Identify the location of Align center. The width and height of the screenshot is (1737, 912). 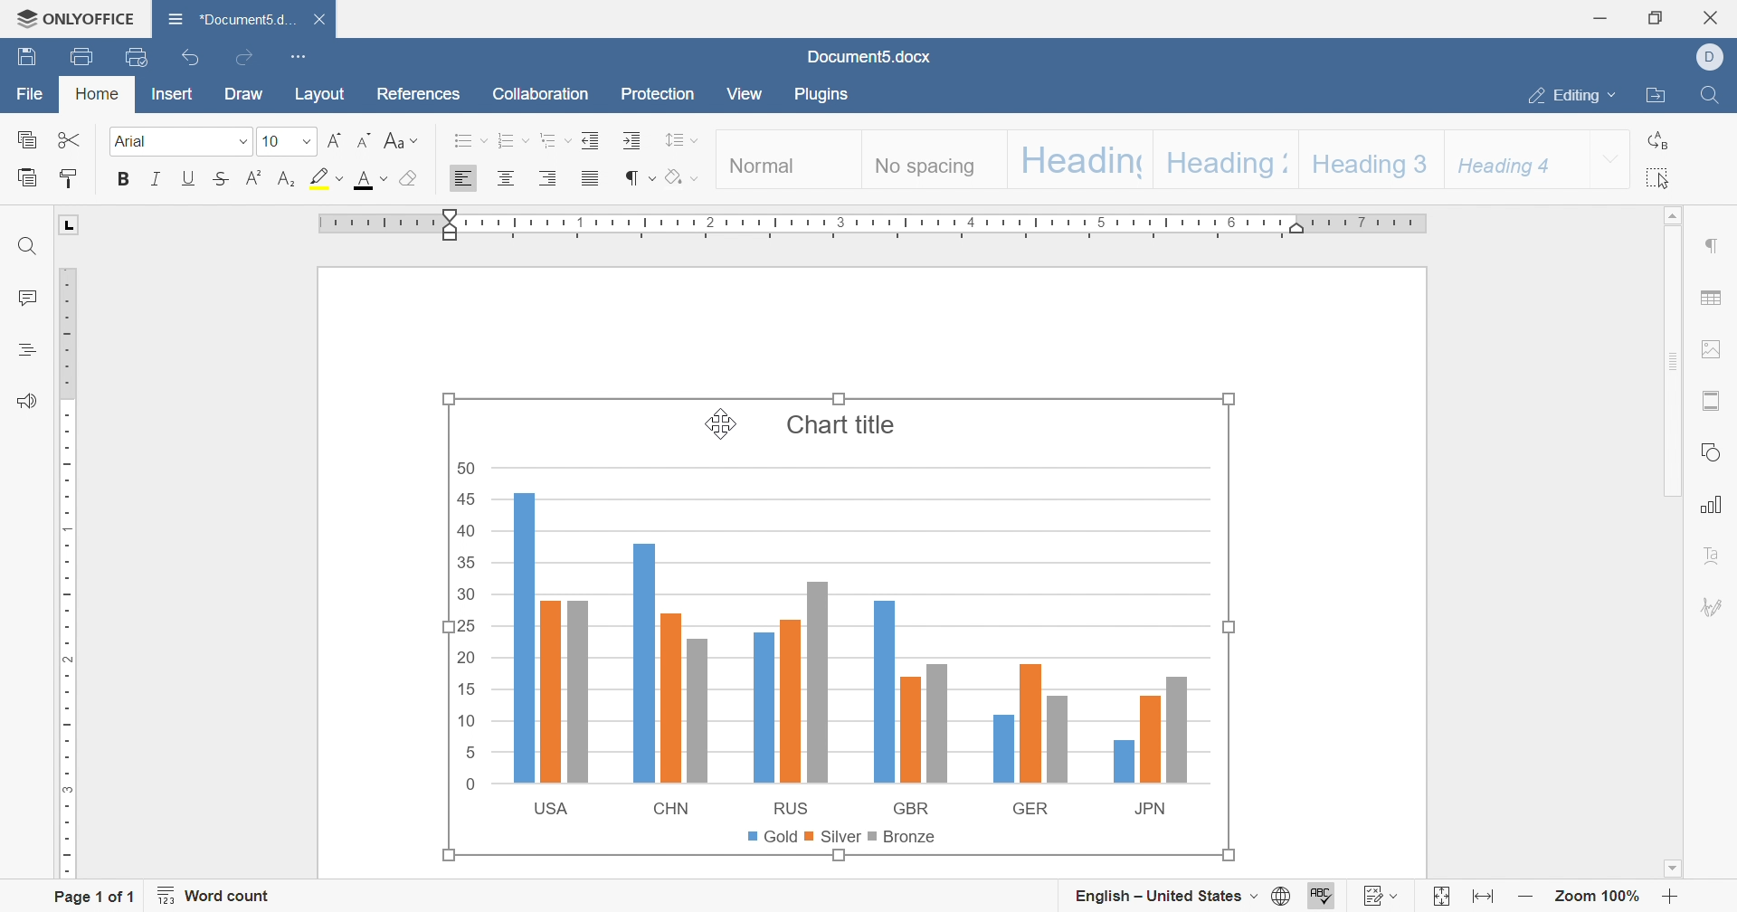
(506, 176).